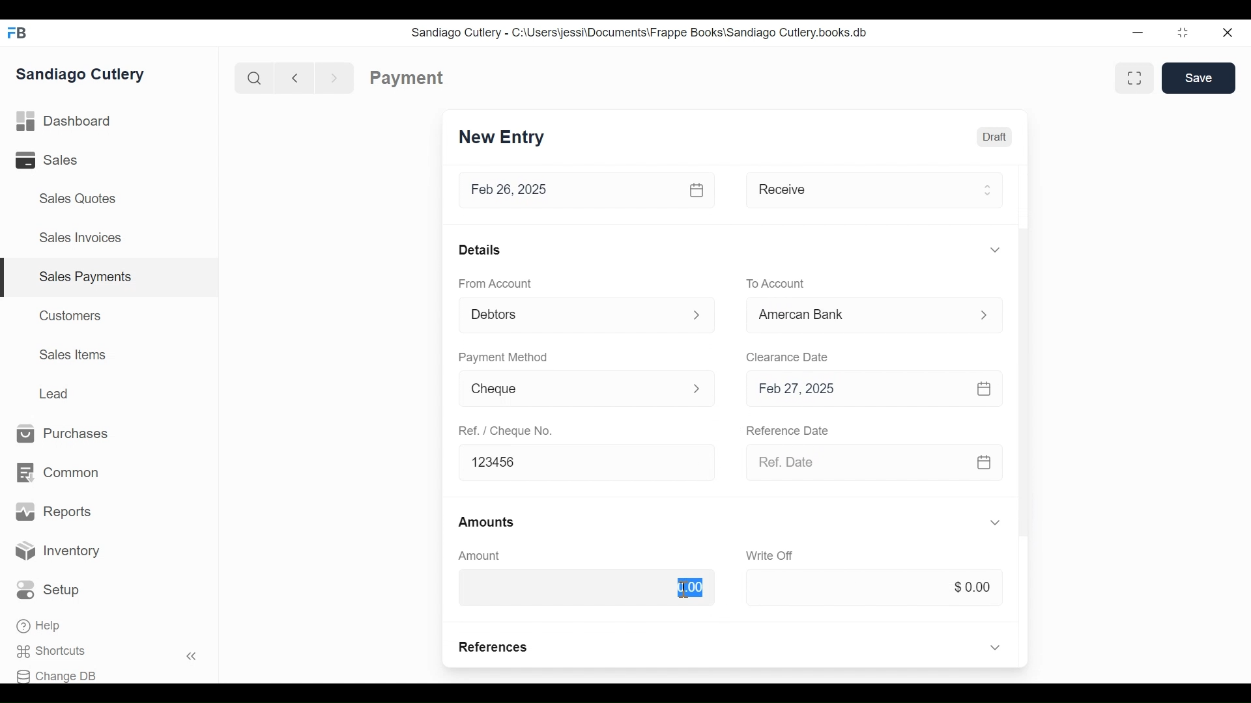  Describe the element at coordinates (18, 33) in the screenshot. I see `Frappe Books` at that location.